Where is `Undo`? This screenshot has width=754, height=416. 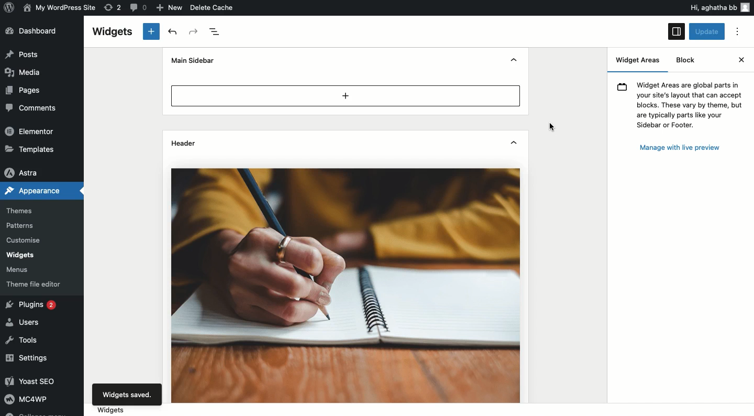 Undo is located at coordinates (174, 32).